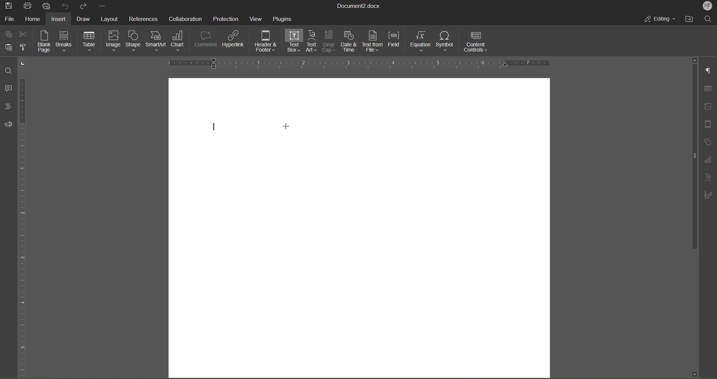  Describe the element at coordinates (294, 41) in the screenshot. I see `Text Box` at that location.